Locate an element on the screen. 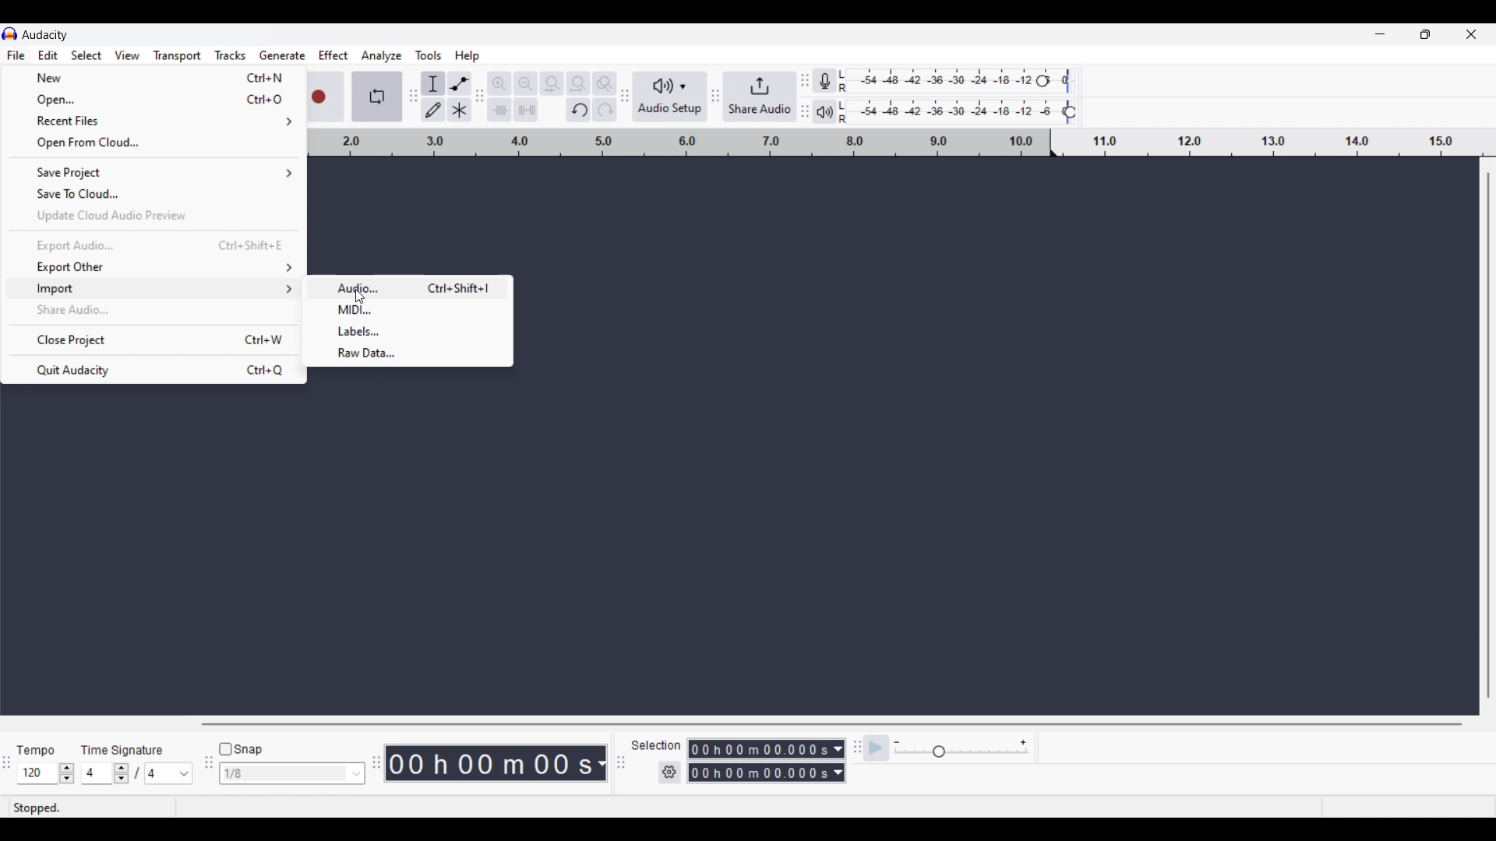  Transport menu is located at coordinates (177, 55).